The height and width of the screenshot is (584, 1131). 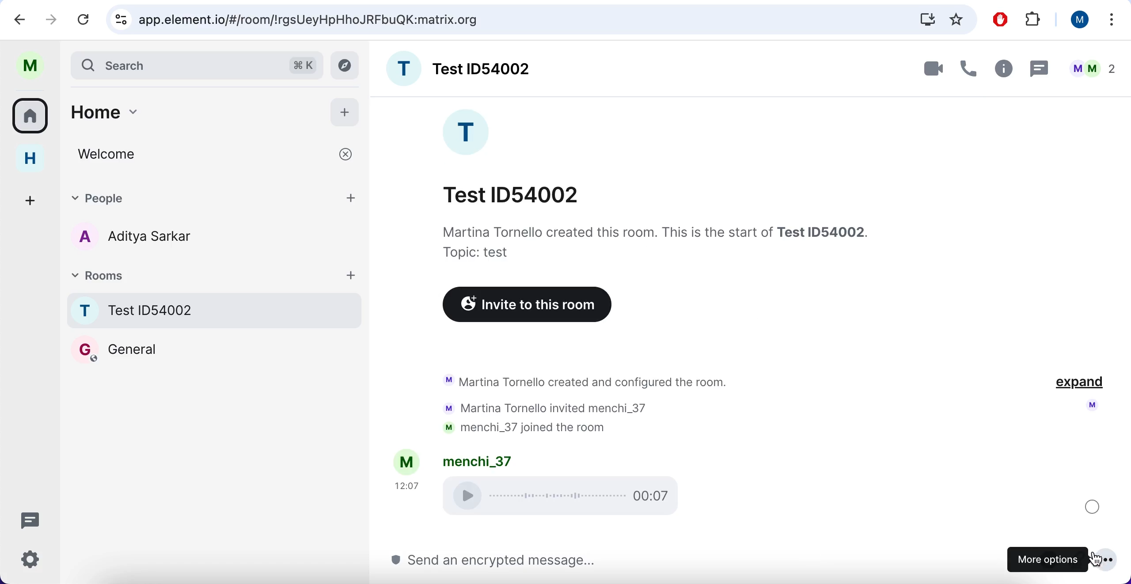 I want to click on explore rooms, so click(x=346, y=66).